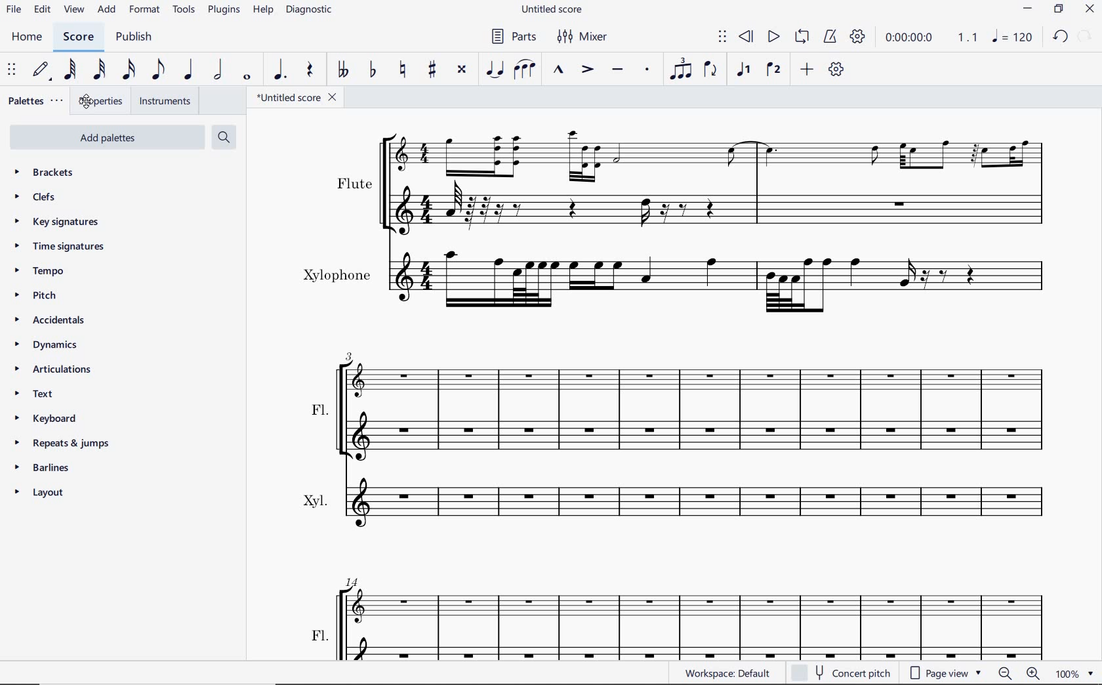 The image size is (1102, 685). What do you see at coordinates (308, 10) in the screenshot?
I see `DIAGNOSTIC` at bounding box center [308, 10].